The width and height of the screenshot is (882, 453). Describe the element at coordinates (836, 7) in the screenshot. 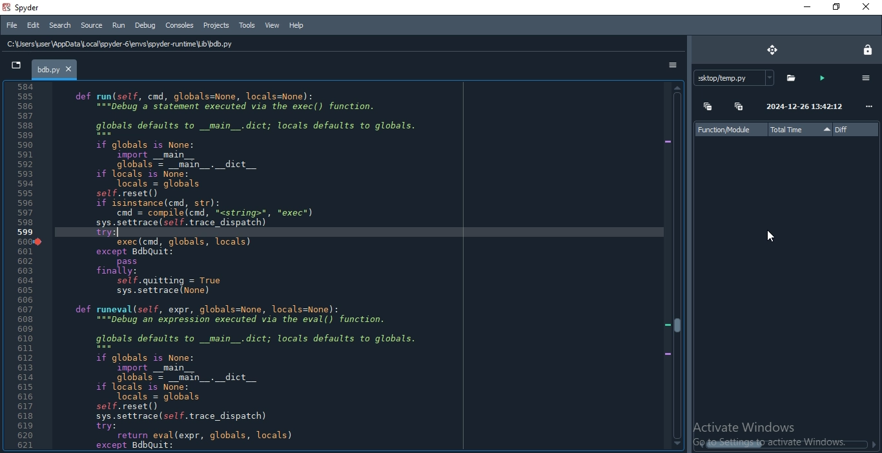

I see `Restore` at that location.